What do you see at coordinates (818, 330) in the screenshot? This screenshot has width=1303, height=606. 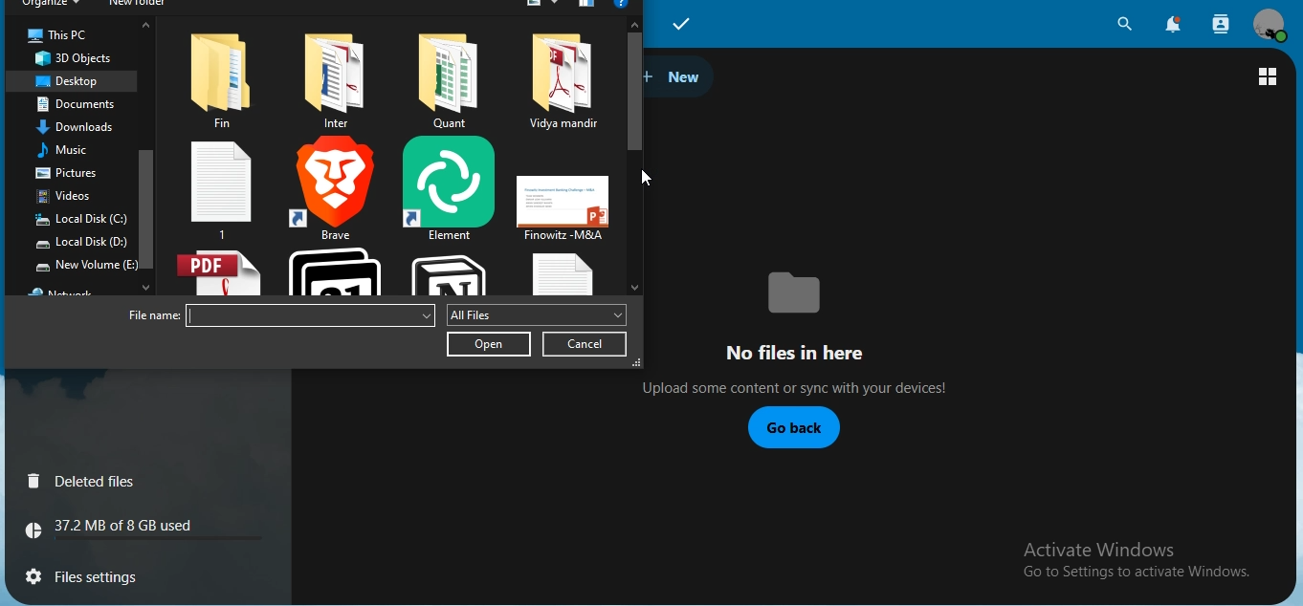 I see `text` at bounding box center [818, 330].